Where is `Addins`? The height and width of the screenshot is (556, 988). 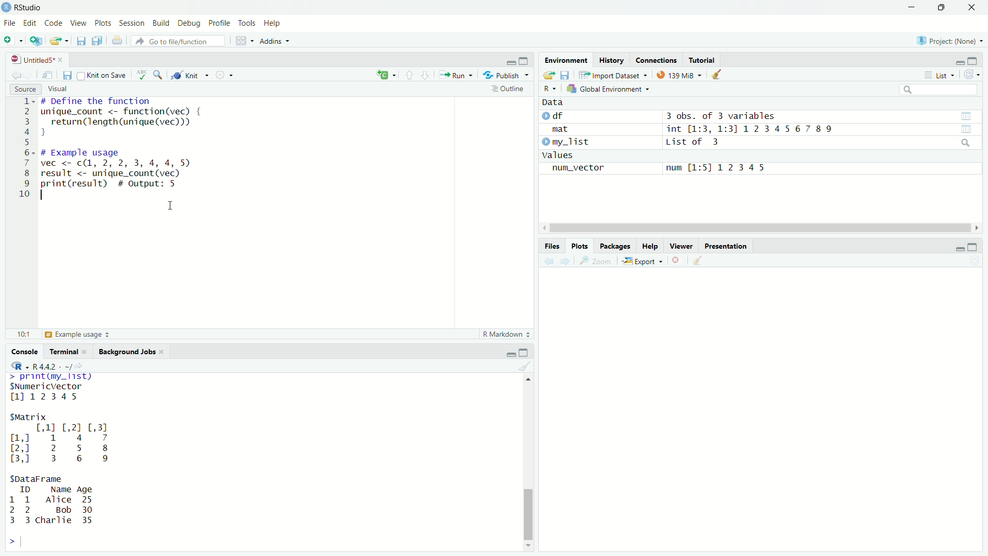
Addins is located at coordinates (273, 41).